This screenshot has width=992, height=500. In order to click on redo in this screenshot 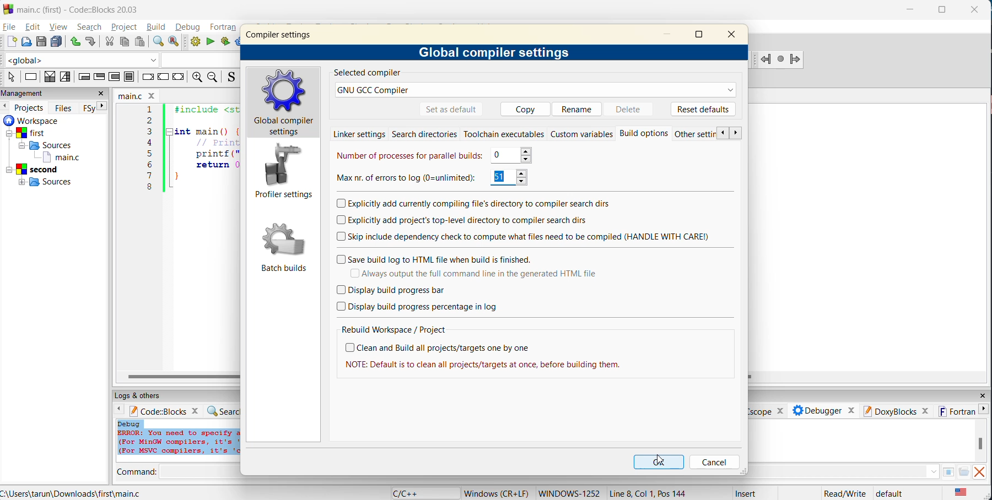, I will do `click(91, 42)`.